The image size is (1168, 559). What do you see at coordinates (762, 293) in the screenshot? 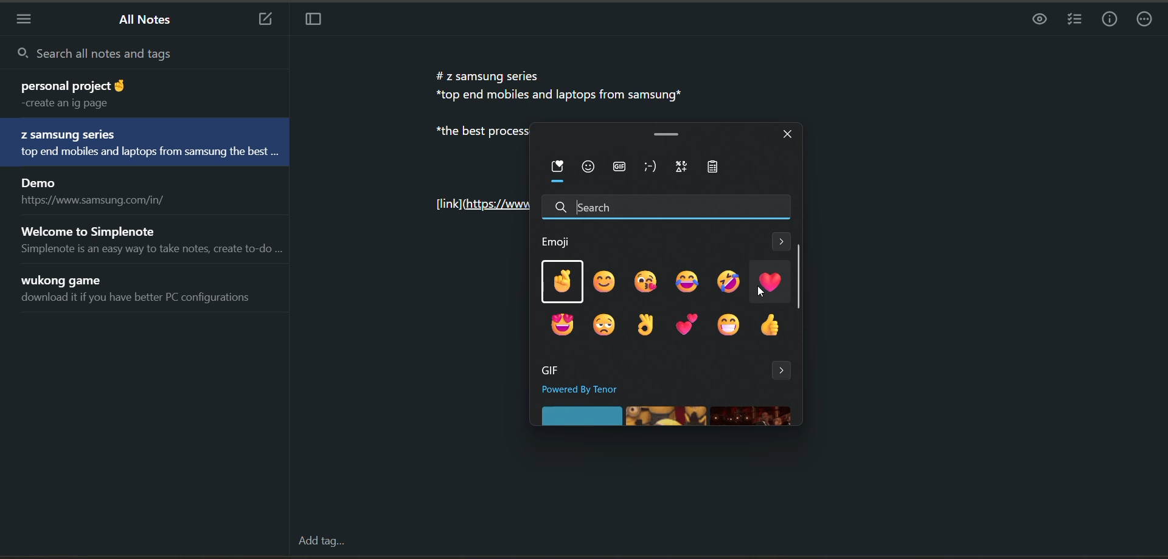
I see `cursor` at bounding box center [762, 293].